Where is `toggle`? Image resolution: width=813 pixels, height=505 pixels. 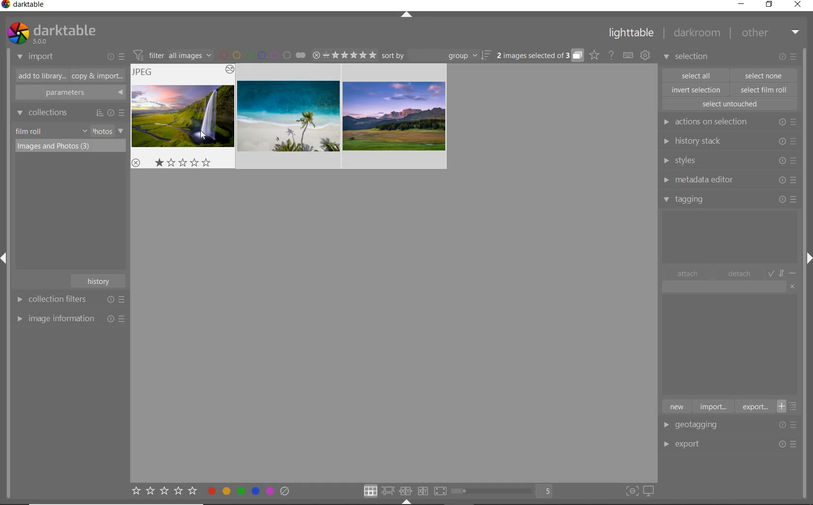 toggle is located at coordinates (783, 272).